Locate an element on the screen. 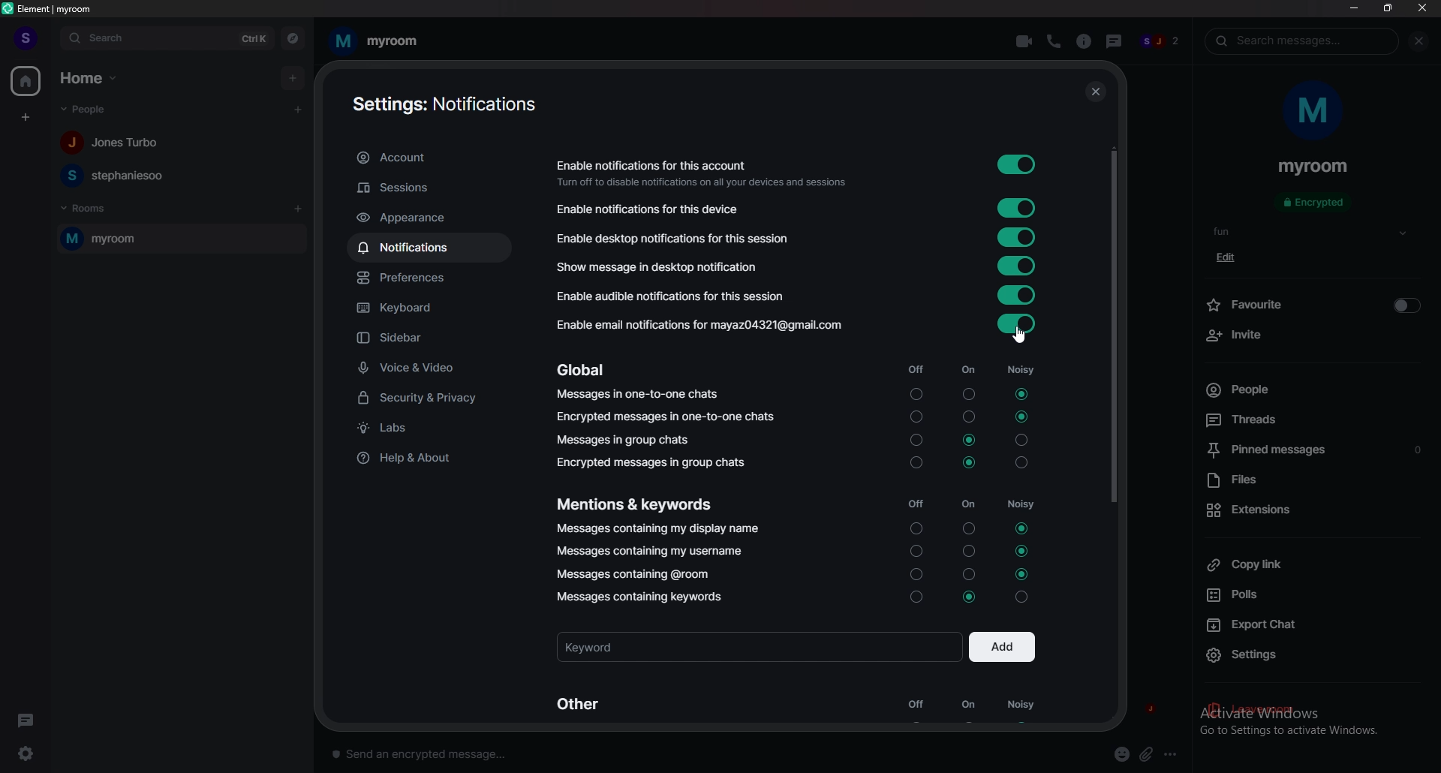  audible notifications is located at coordinates (798, 296).